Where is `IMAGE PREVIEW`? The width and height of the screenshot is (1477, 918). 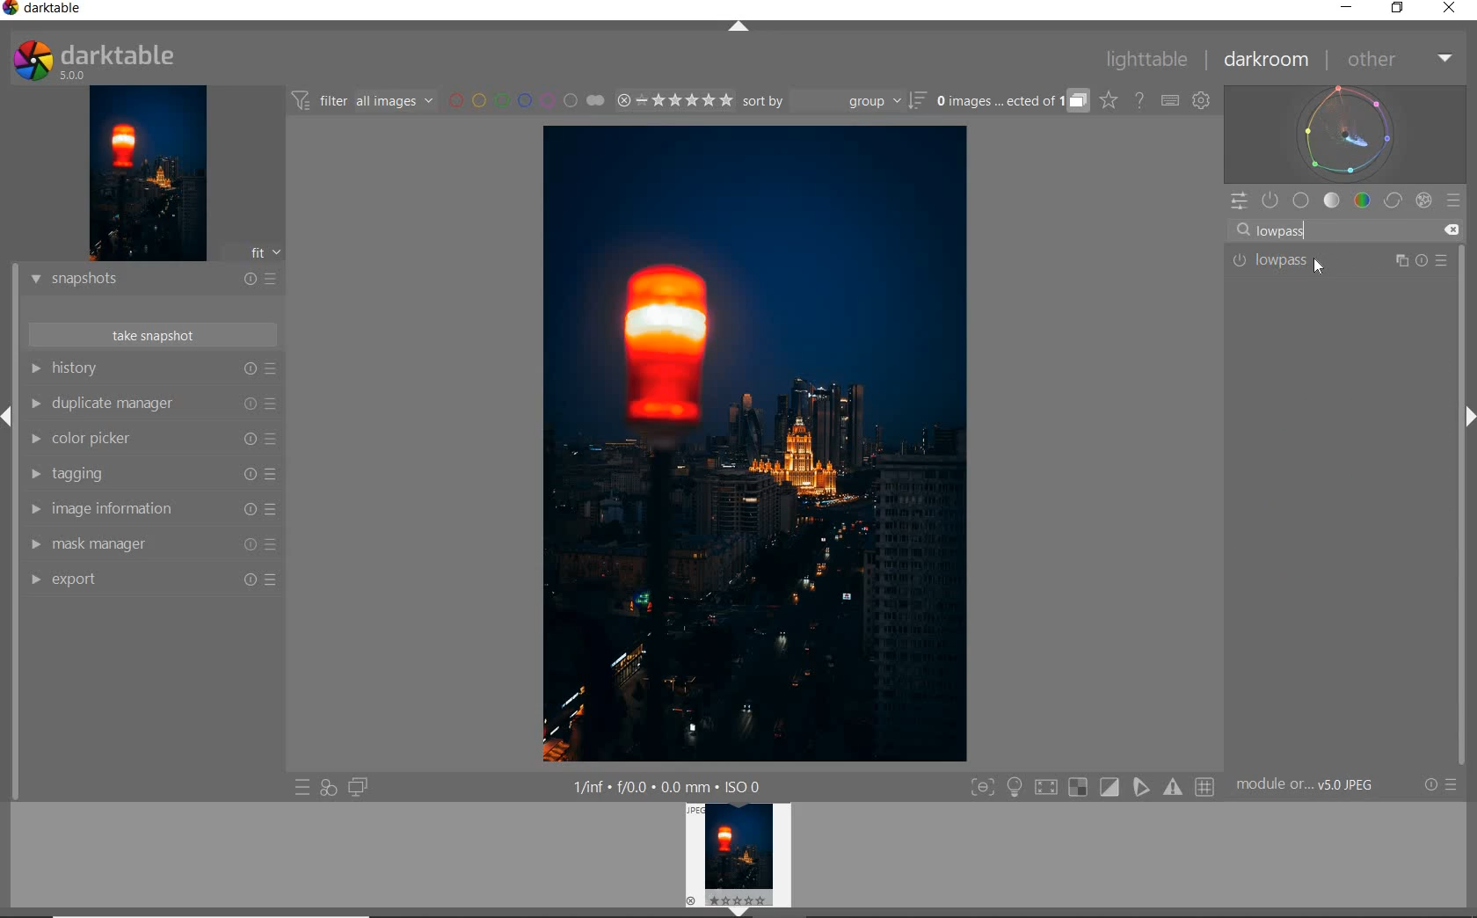
IMAGE PREVIEW is located at coordinates (741, 860).